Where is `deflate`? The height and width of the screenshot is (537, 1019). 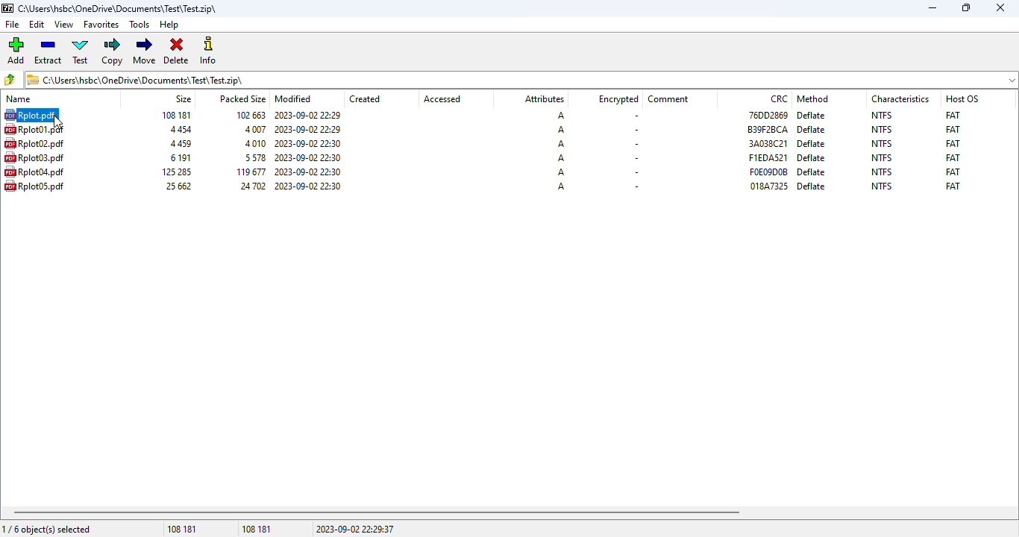 deflate is located at coordinates (811, 158).